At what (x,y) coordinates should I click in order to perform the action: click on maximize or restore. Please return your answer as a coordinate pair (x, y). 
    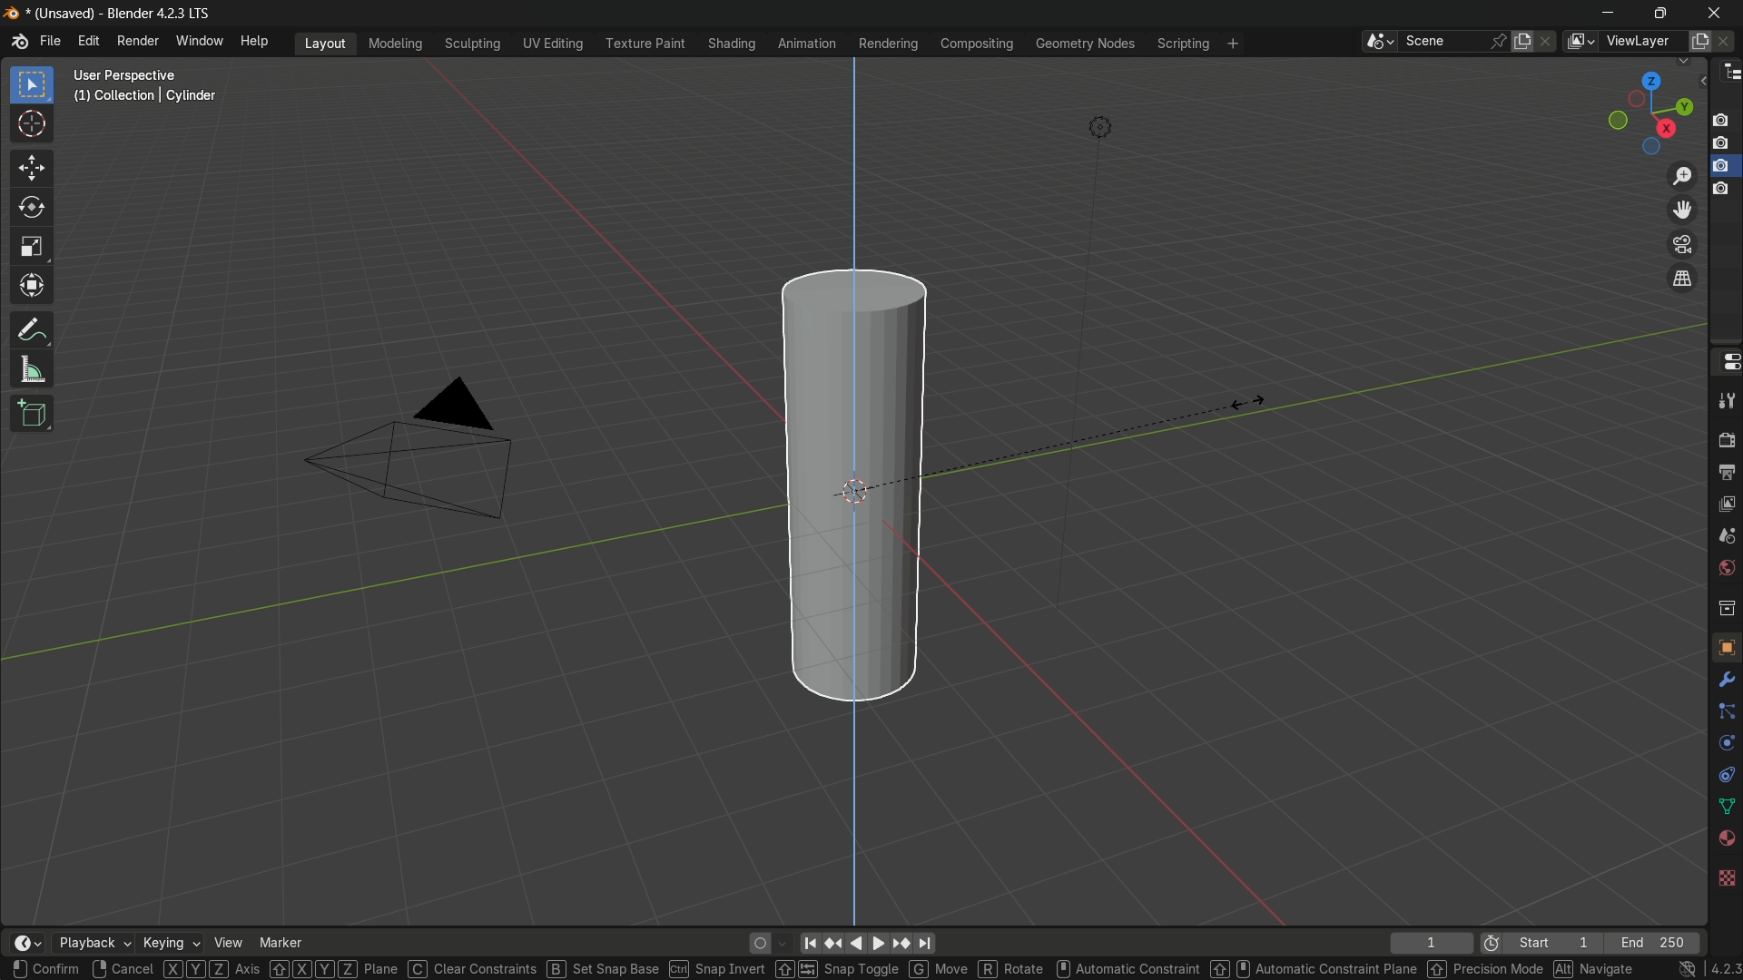
    Looking at the image, I should click on (1663, 12).